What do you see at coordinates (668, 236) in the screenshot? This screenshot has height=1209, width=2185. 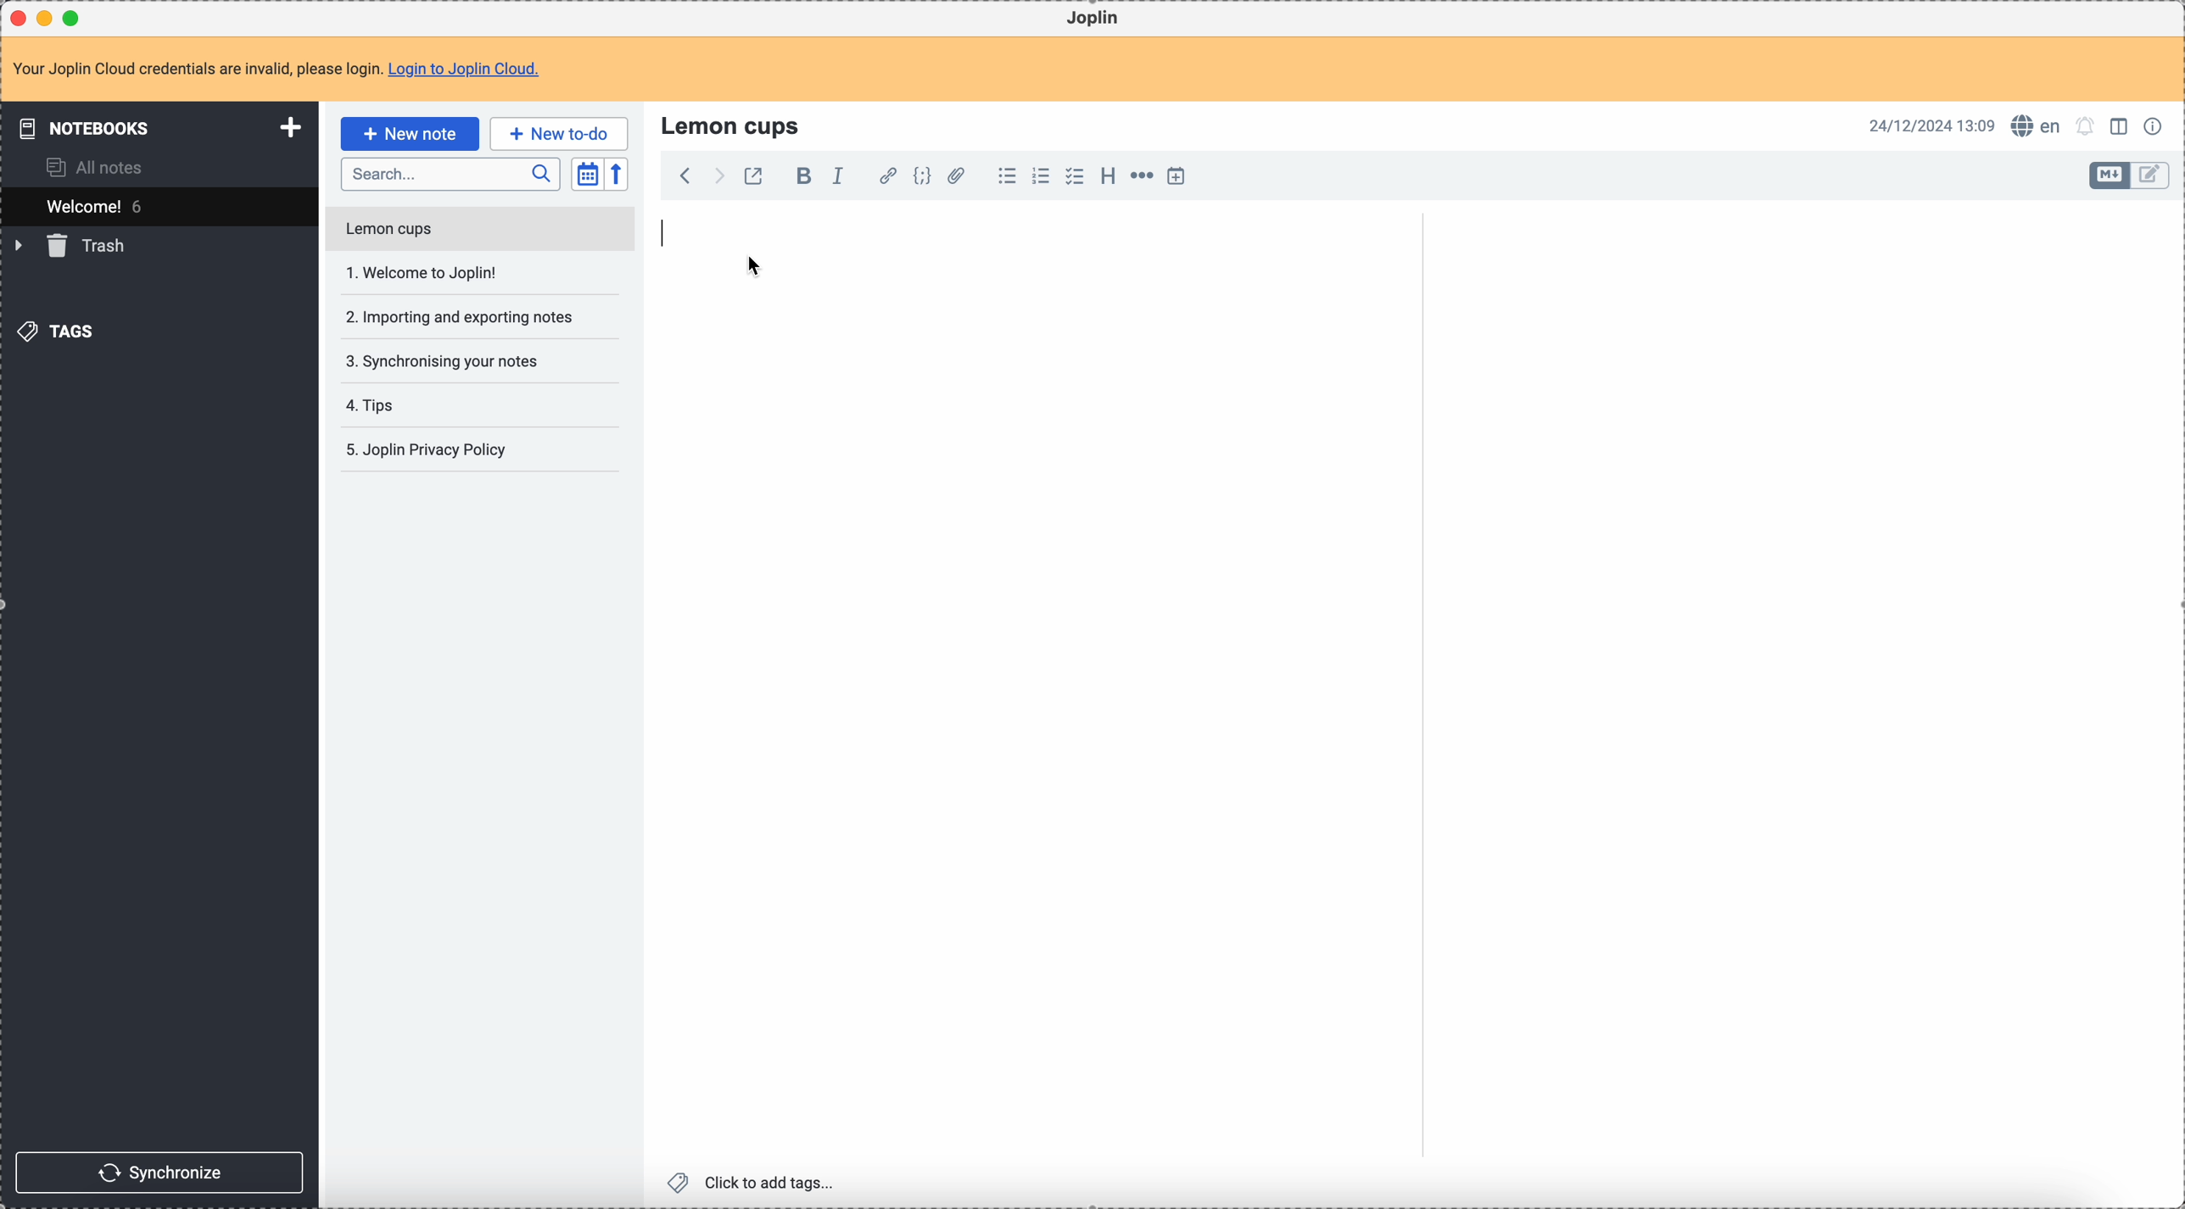 I see `type` at bounding box center [668, 236].